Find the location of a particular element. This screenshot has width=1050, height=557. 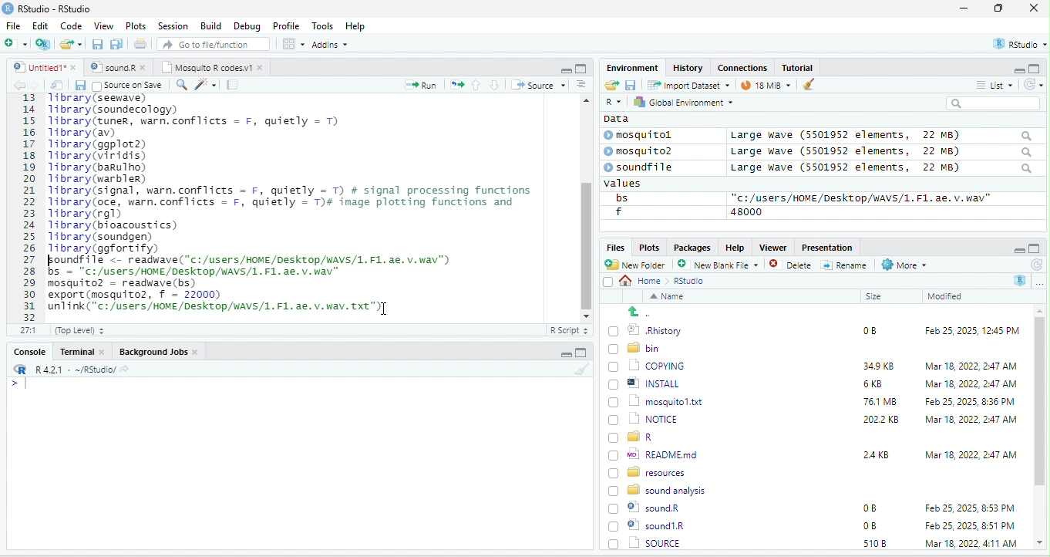

view is located at coordinates (293, 44).